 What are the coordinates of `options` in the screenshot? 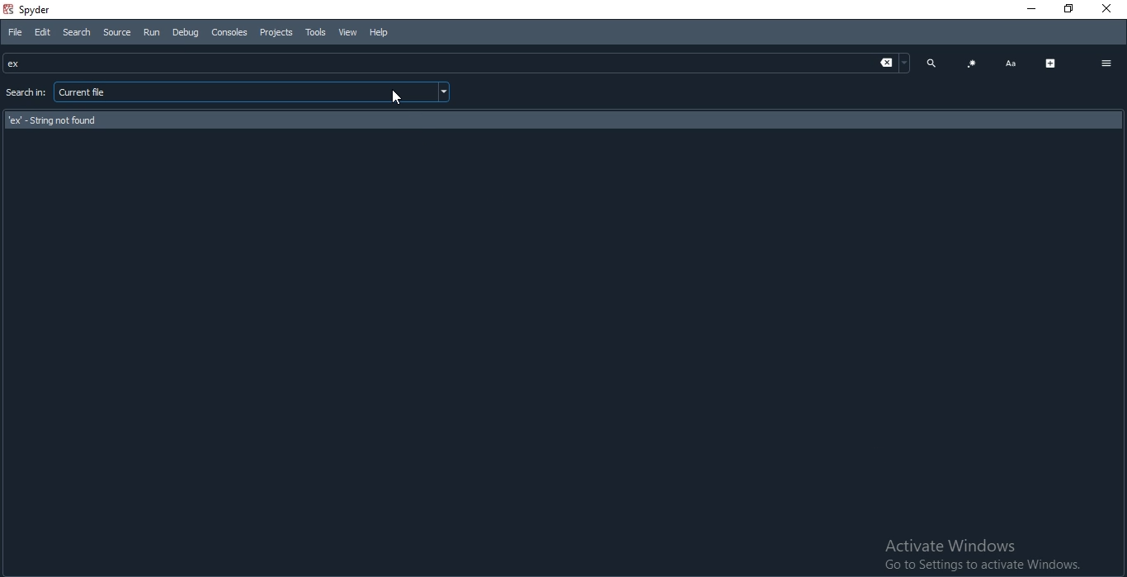 It's located at (1106, 64).